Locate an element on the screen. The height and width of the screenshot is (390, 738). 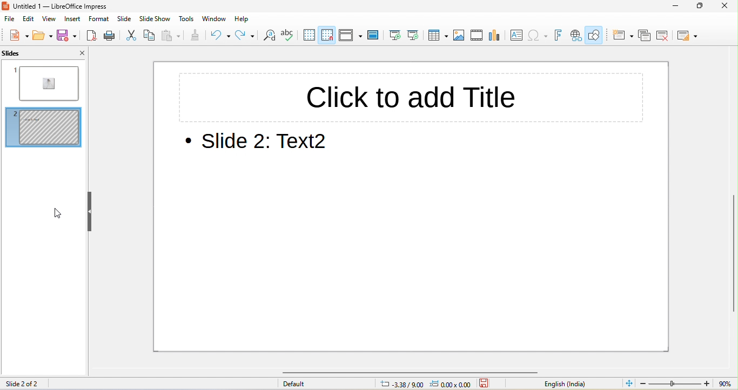
delete slide is located at coordinates (668, 36).